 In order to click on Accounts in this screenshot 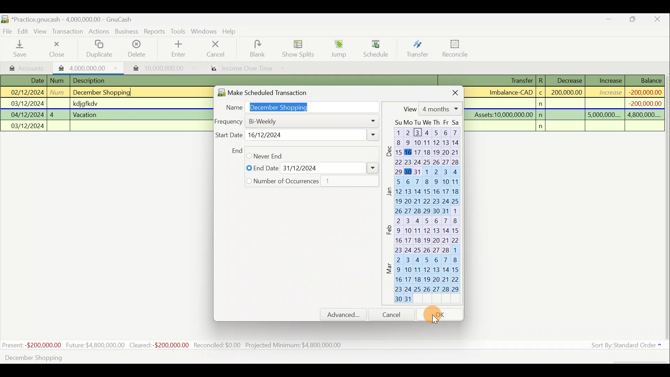, I will do `click(28, 67)`.